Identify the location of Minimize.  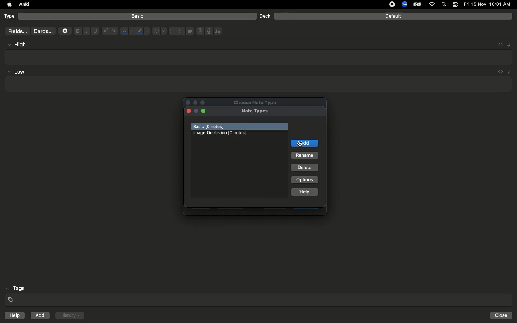
(205, 111).